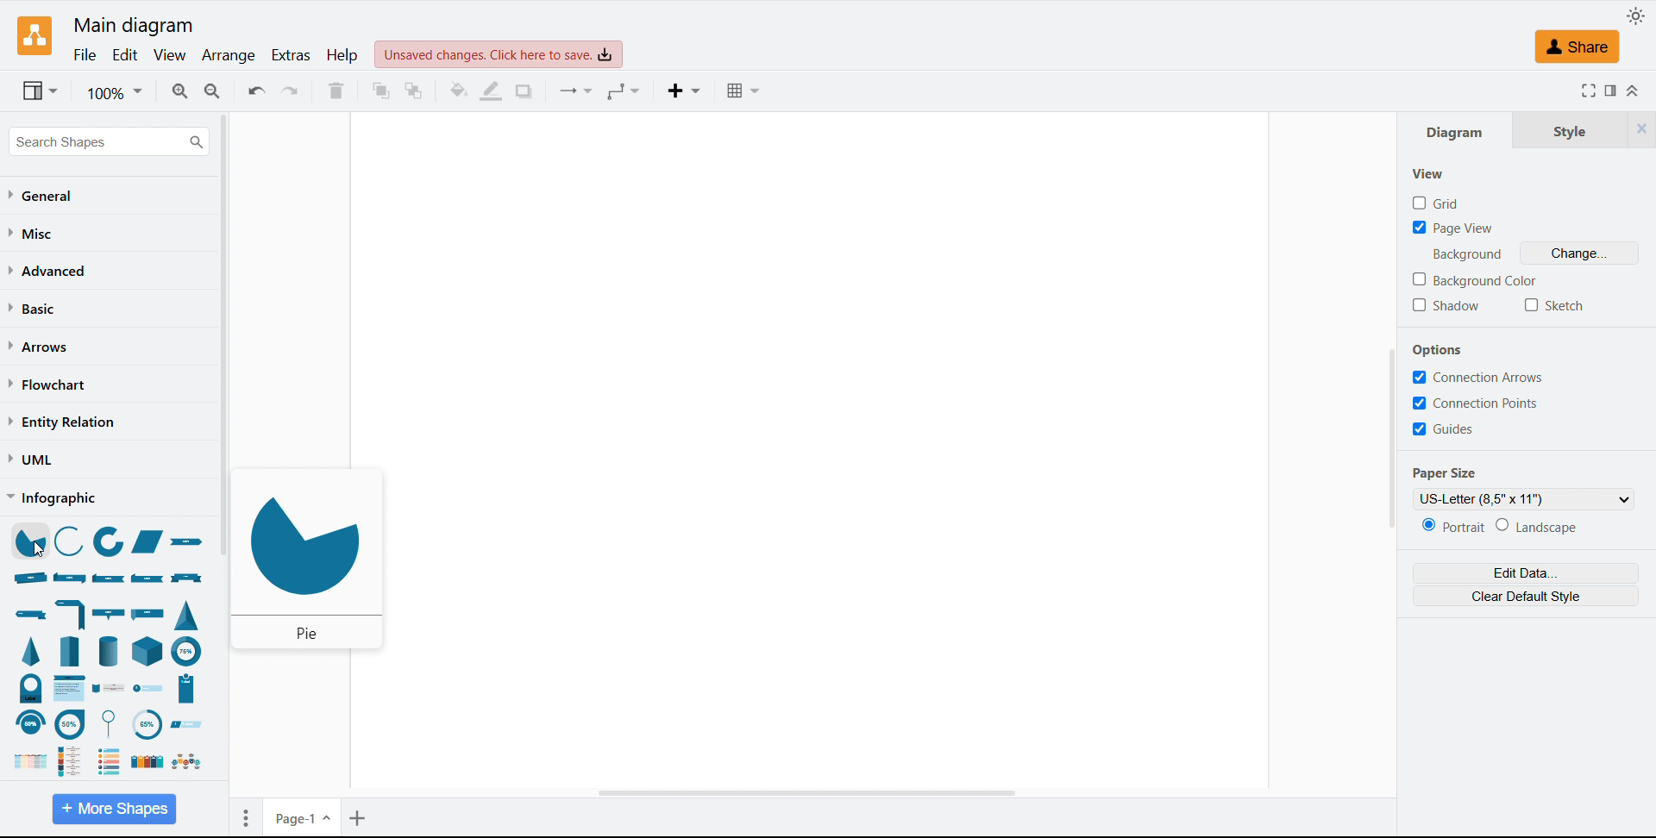  What do you see at coordinates (30, 578) in the screenshot?
I see `ribbon rolled` at bounding box center [30, 578].